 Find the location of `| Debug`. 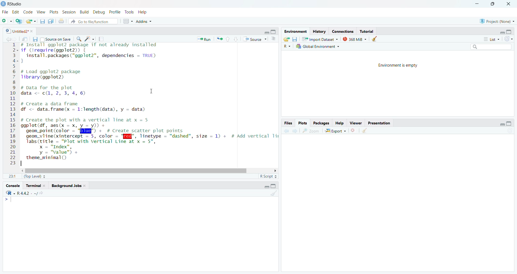

| Debug is located at coordinates (100, 12).